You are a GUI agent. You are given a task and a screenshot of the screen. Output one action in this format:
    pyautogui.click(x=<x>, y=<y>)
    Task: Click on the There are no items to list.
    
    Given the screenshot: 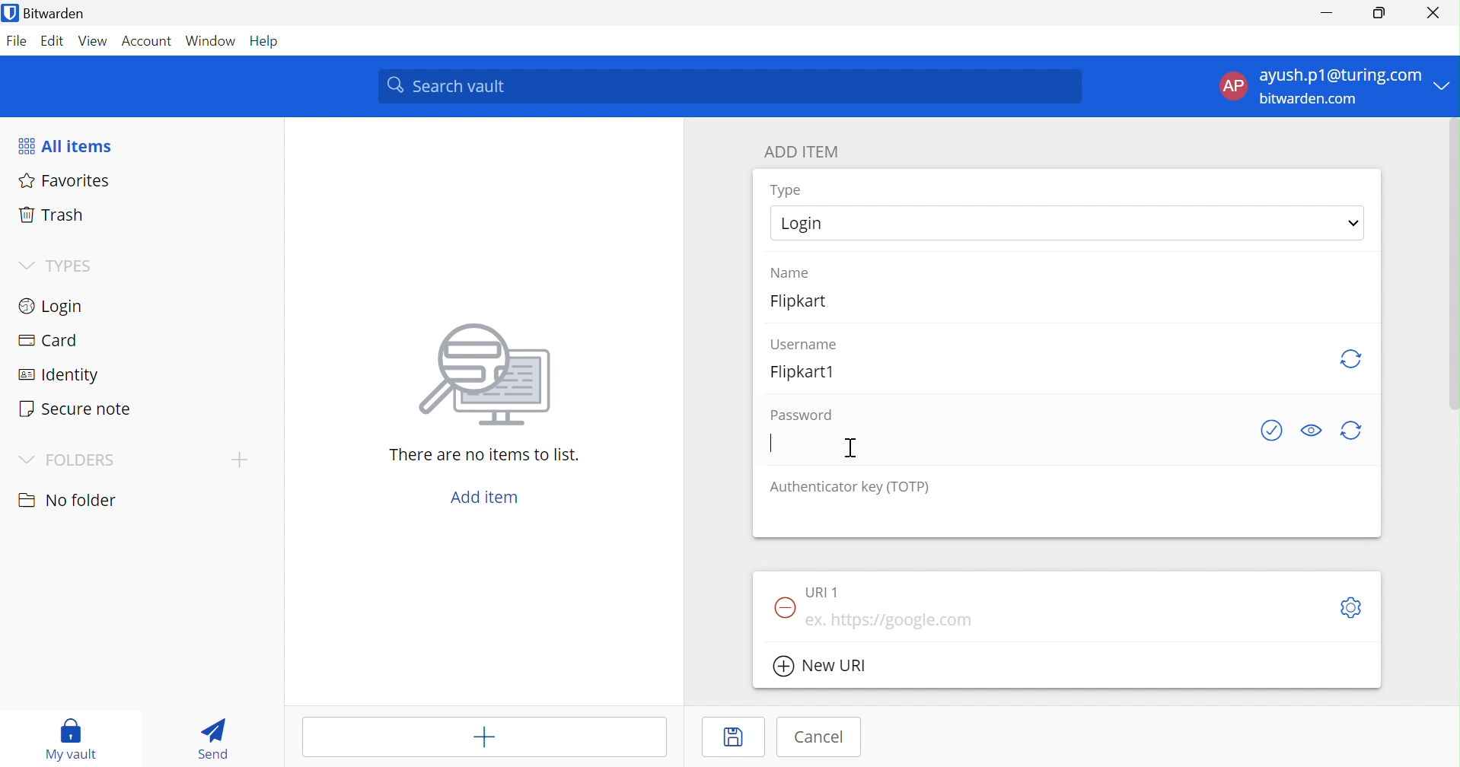 What is the action you would take?
    pyautogui.click(x=486, y=457)
    